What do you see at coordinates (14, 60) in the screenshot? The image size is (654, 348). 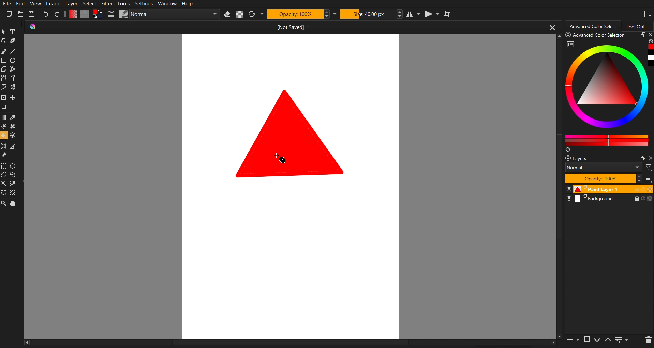 I see `ellipse tool` at bounding box center [14, 60].